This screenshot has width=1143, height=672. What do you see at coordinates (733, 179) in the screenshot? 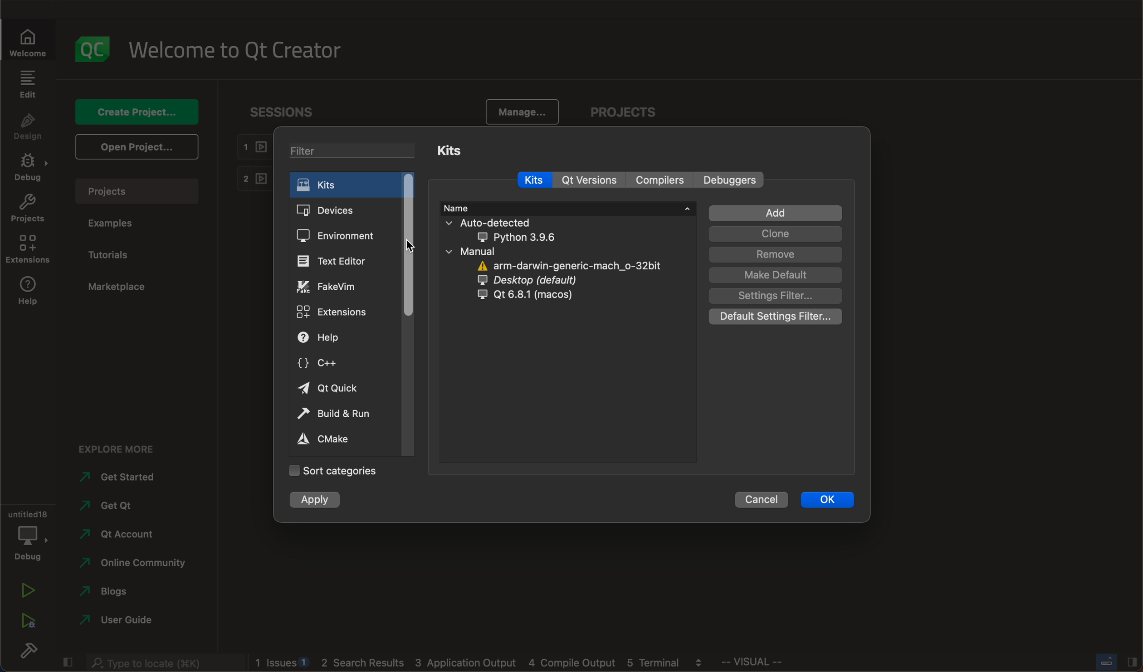
I see `debuggers` at bounding box center [733, 179].